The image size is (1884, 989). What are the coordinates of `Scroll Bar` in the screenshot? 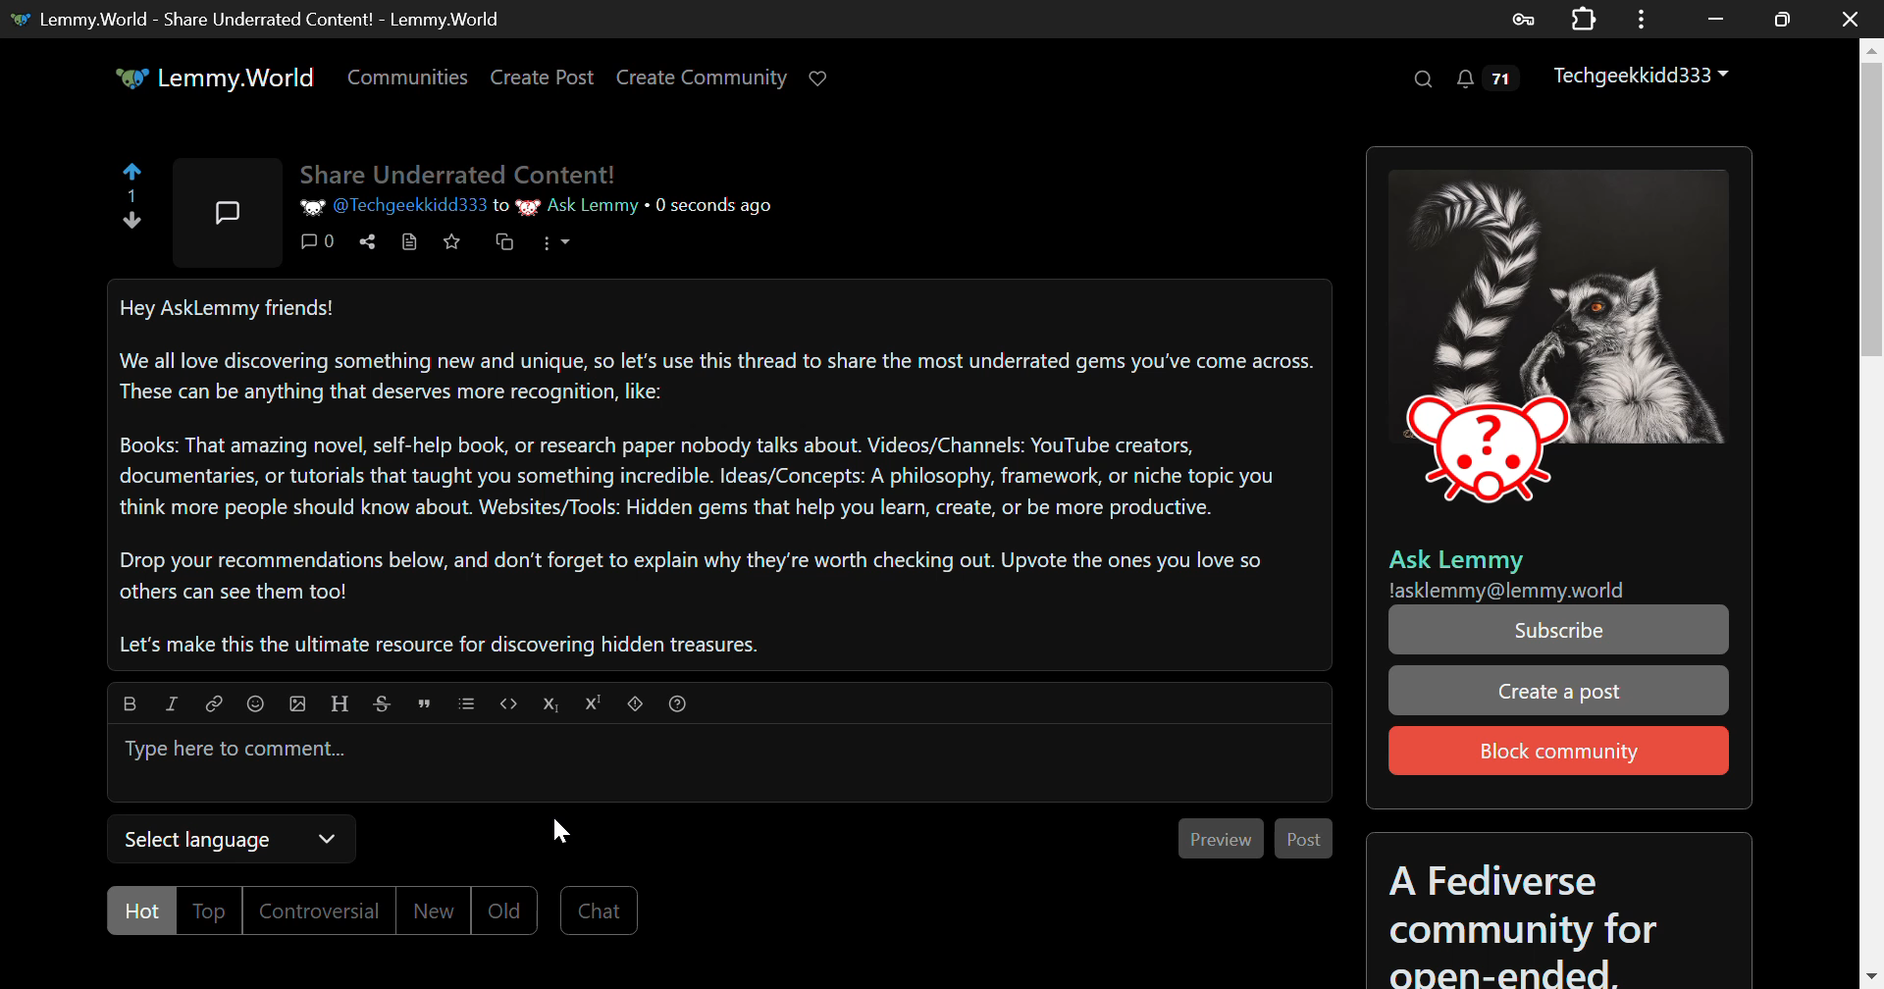 It's located at (1872, 503).